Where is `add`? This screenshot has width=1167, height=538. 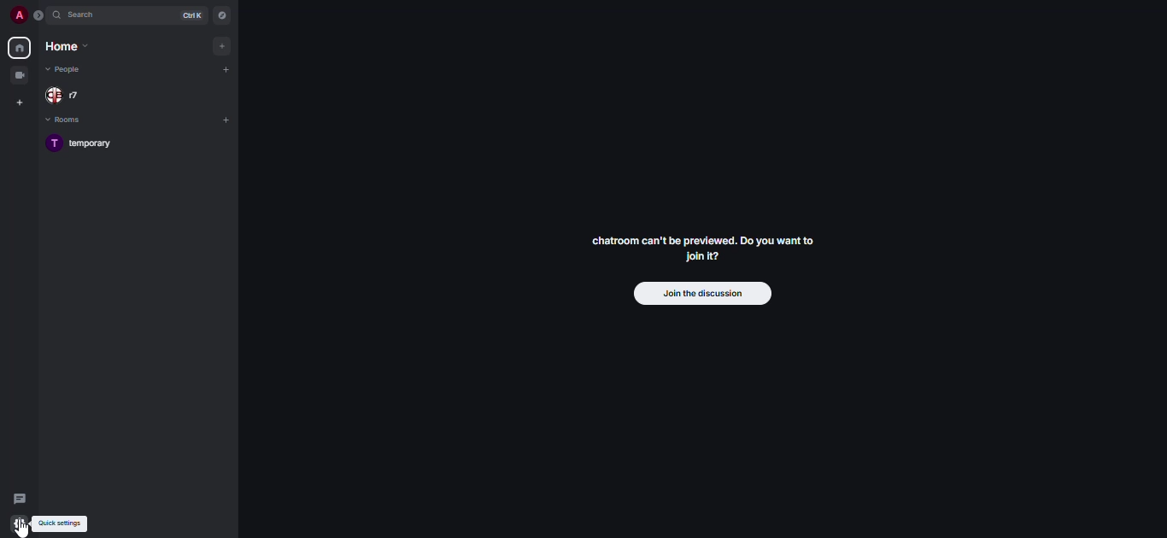
add is located at coordinates (225, 120).